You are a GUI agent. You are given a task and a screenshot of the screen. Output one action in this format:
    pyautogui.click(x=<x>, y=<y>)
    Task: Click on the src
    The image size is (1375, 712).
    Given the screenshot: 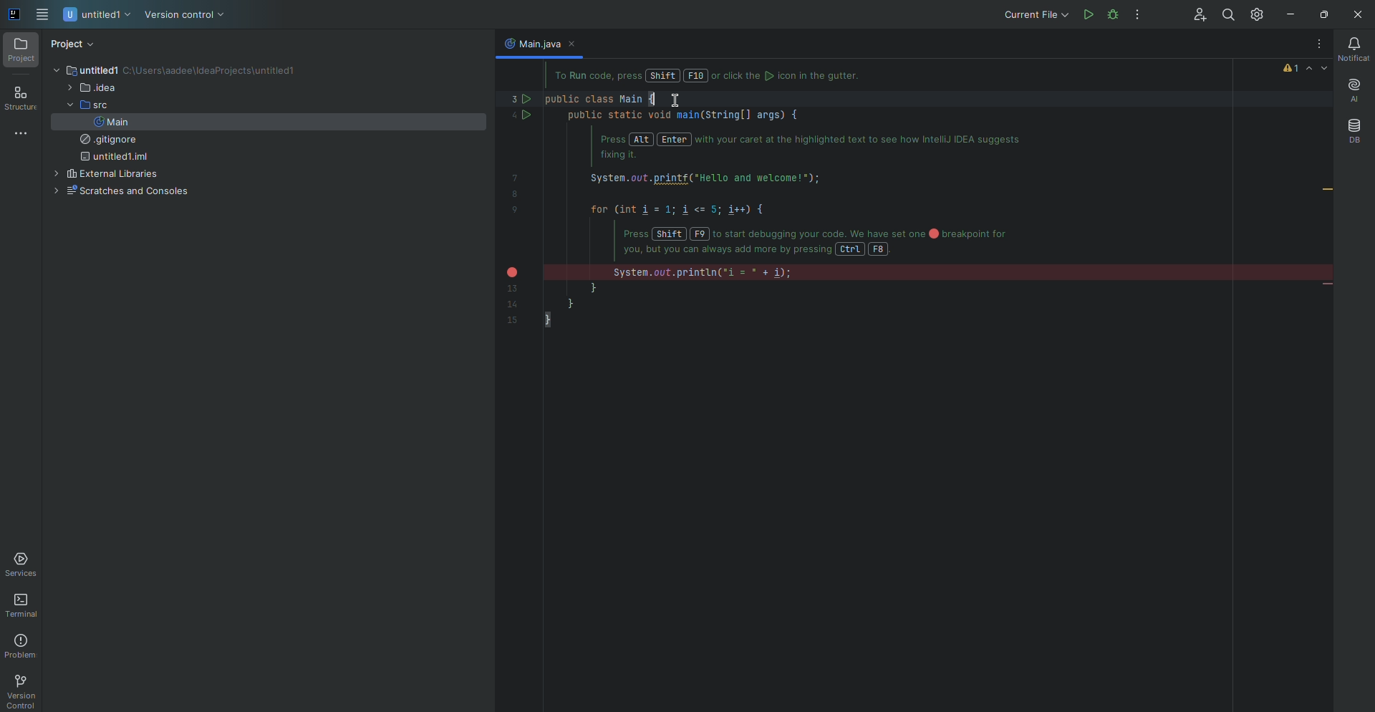 What is the action you would take?
    pyautogui.click(x=84, y=105)
    